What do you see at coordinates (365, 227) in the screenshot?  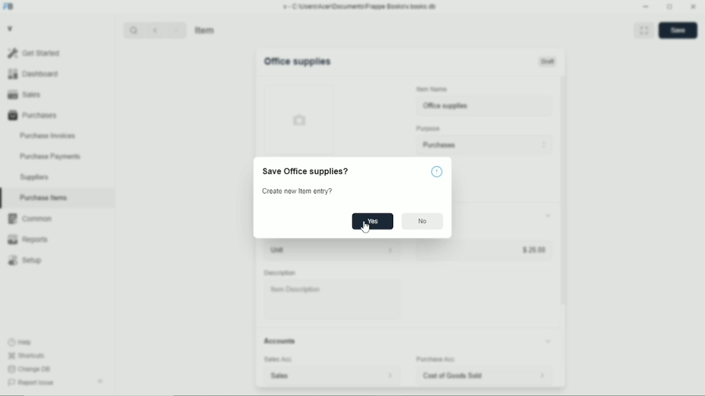 I see `cursor` at bounding box center [365, 227].